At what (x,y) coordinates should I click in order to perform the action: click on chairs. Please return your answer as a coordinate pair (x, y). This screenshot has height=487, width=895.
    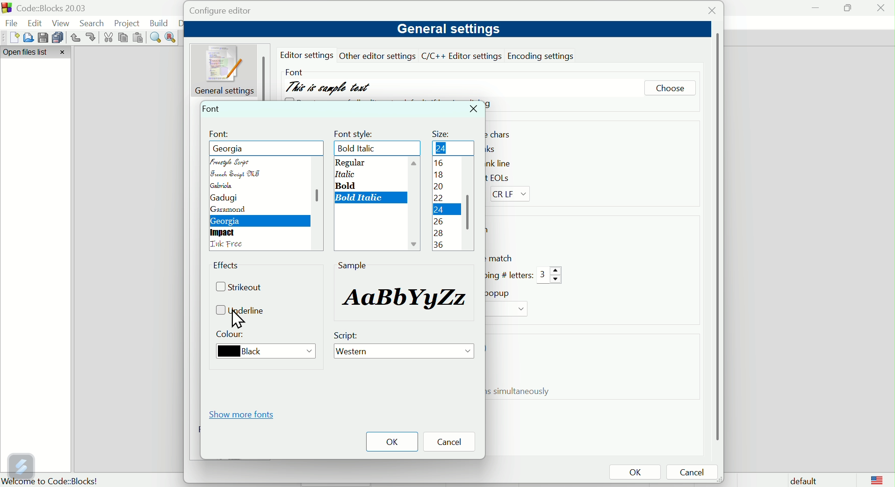
    Looking at the image, I should click on (504, 135).